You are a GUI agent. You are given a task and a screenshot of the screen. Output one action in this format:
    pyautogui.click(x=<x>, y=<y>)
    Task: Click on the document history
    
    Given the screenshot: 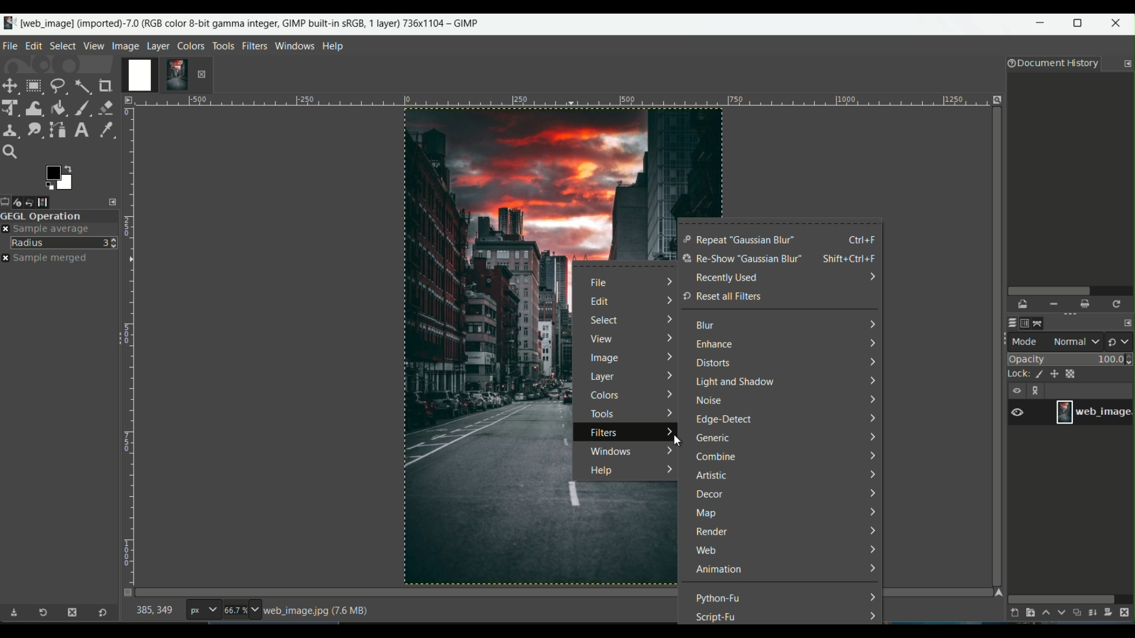 What is the action you would take?
    pyautogui.click(x=1050, y=64)
    